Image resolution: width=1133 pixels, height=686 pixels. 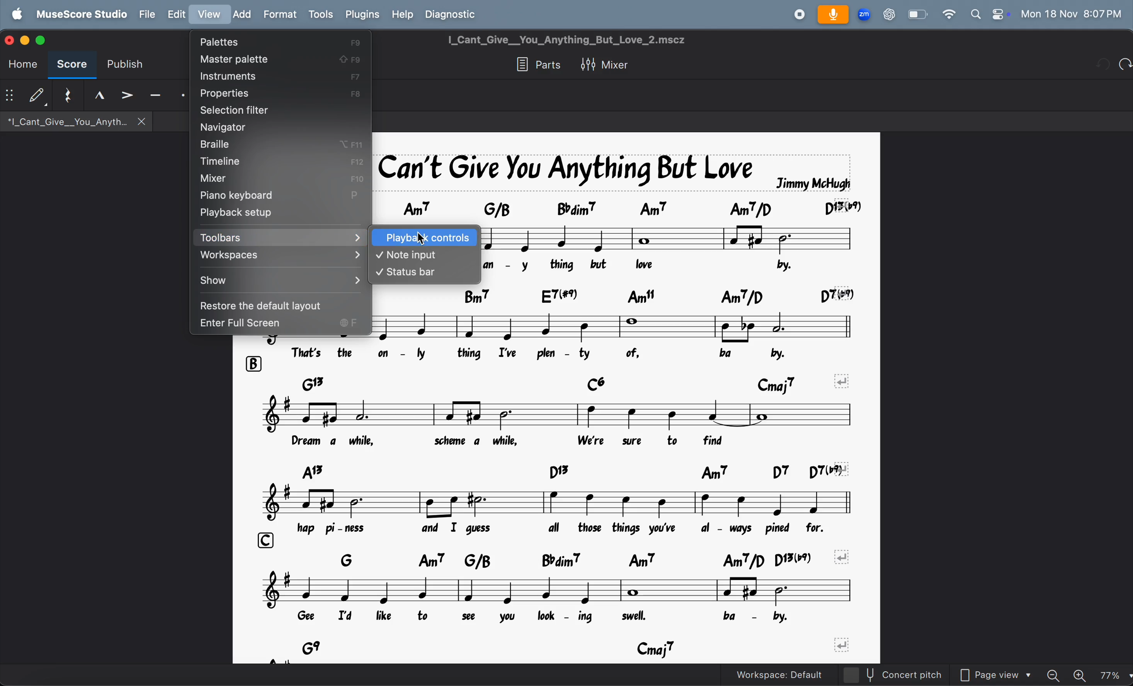 I want to click on help, so click(x=404, y=16).